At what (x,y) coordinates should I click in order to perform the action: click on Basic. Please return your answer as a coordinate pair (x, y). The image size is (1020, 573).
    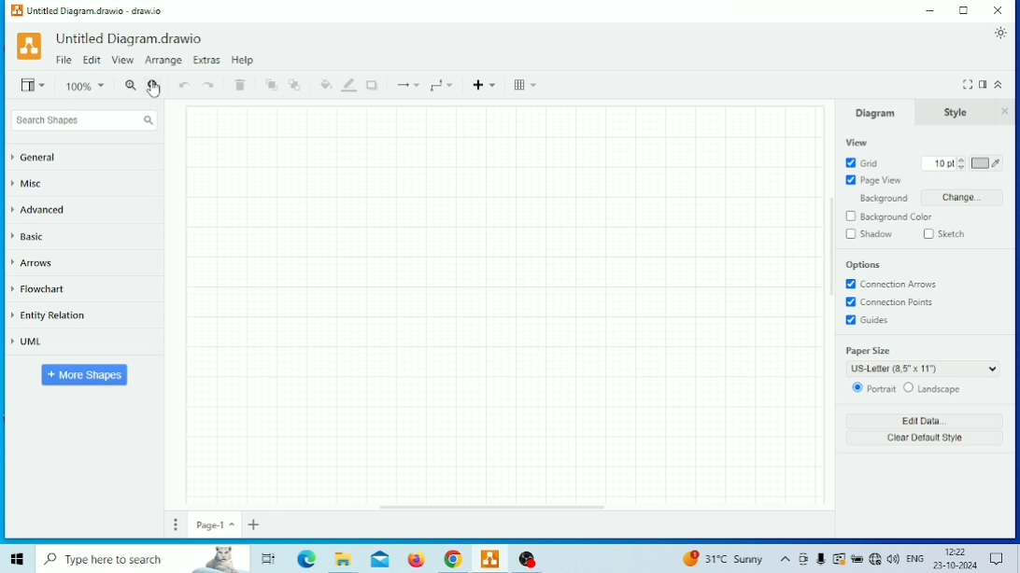
    Looking at the image, I should click on (30, 236).